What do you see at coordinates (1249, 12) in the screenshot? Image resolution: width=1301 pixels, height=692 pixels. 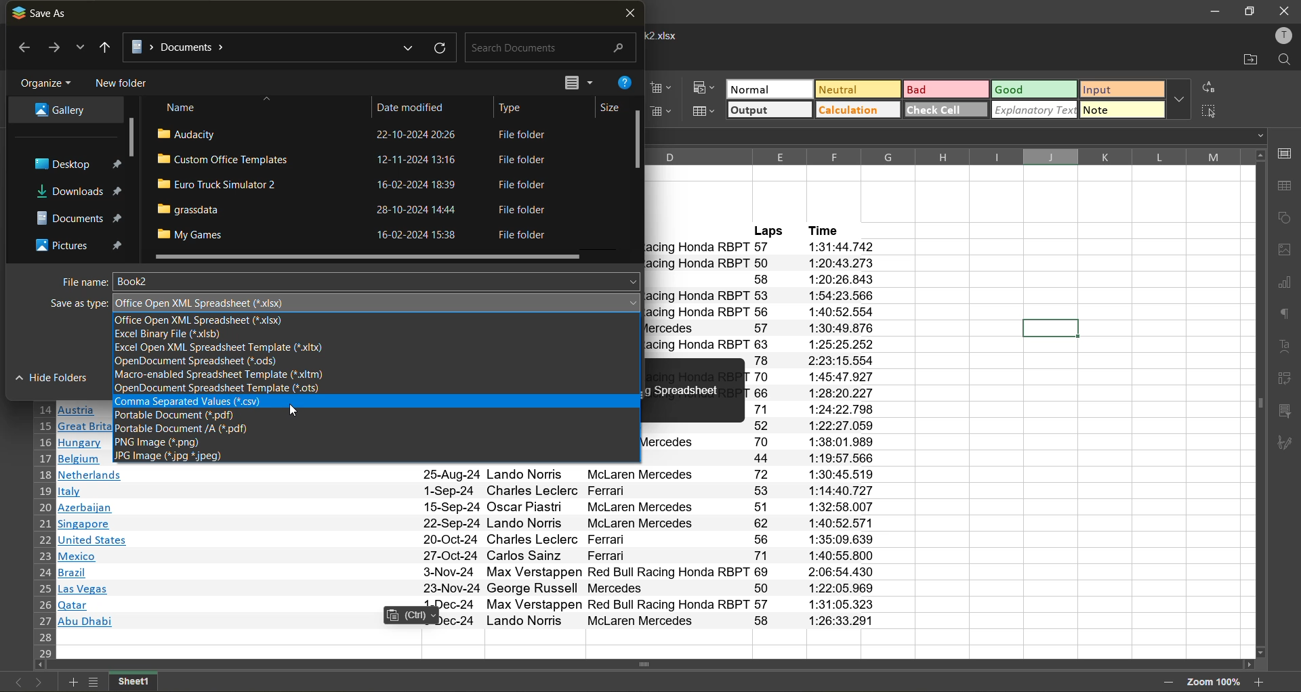 I see `restore down` at bounding box center [1249, 12].